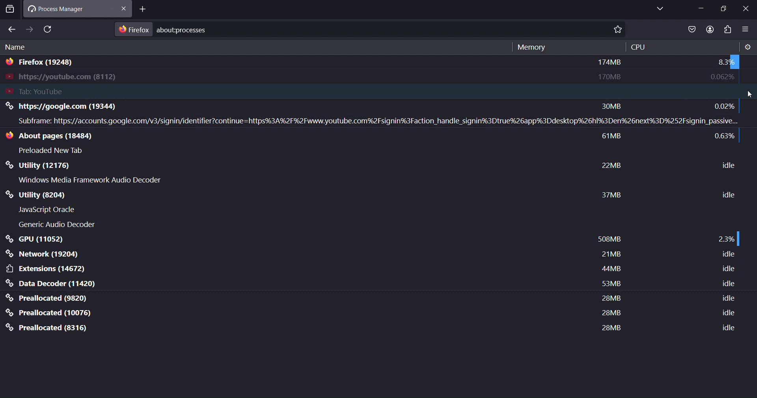  Describe the element at coordinates (56, 136) in the screenshot. I see `about page` at that location.